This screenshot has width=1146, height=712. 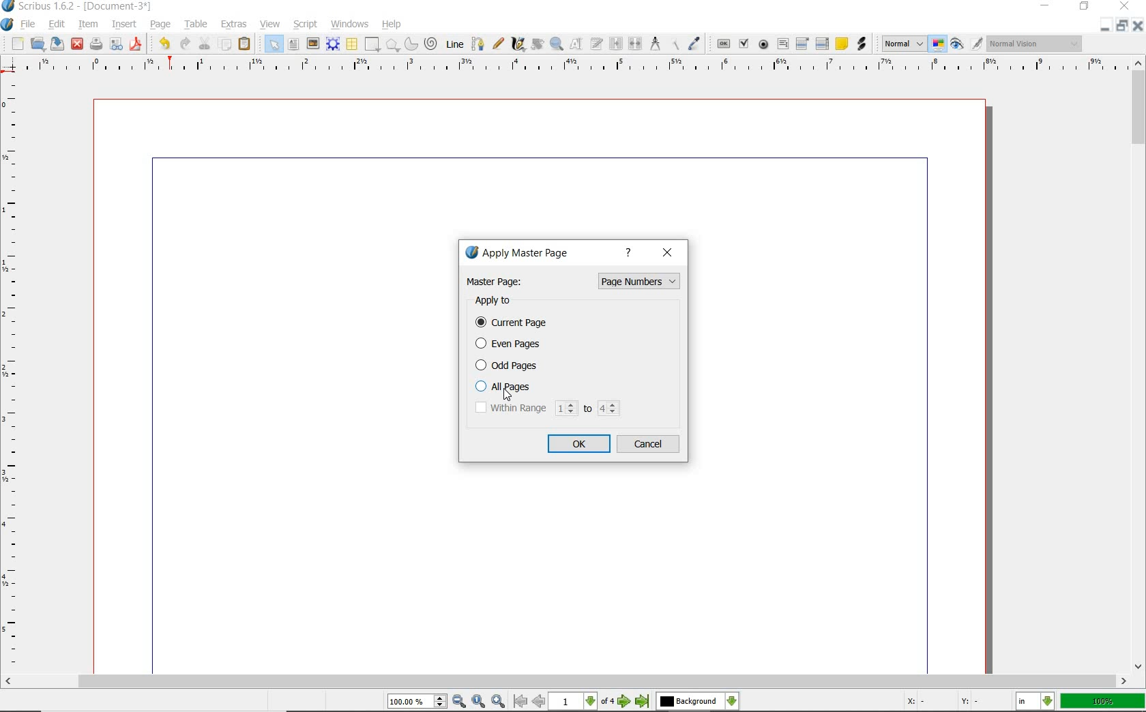 What do you see at coordinates (862, 44) in the screenshot?
I see `link annotation` at bounding box center [862, 44].